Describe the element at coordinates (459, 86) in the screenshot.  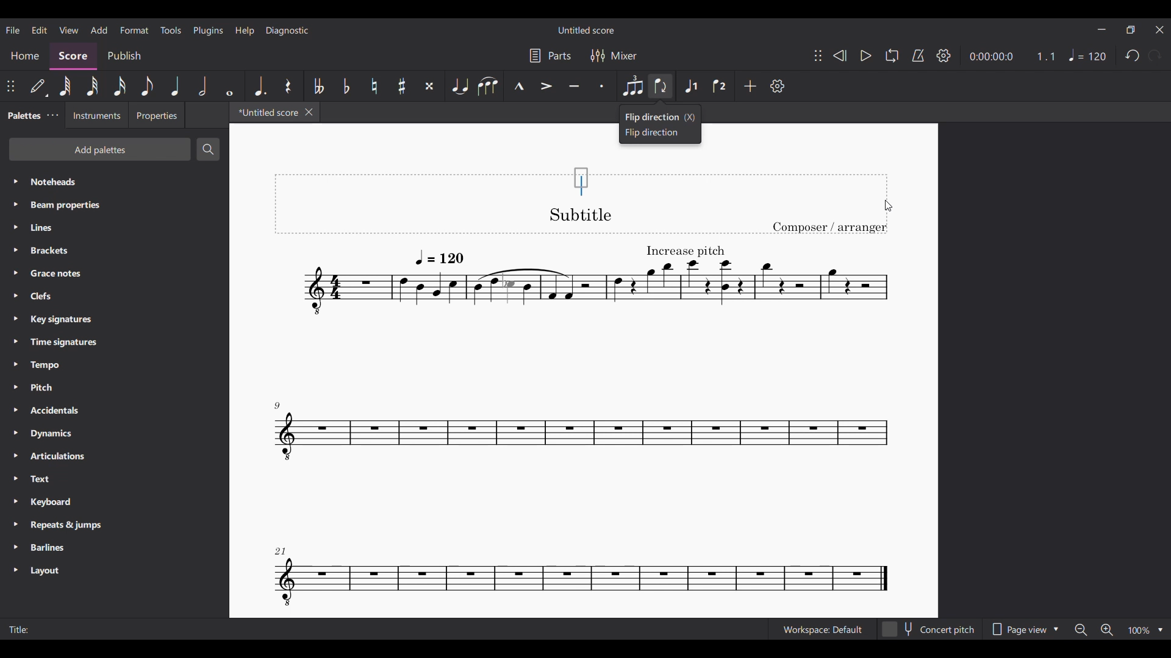
I see `Tie` at that location.